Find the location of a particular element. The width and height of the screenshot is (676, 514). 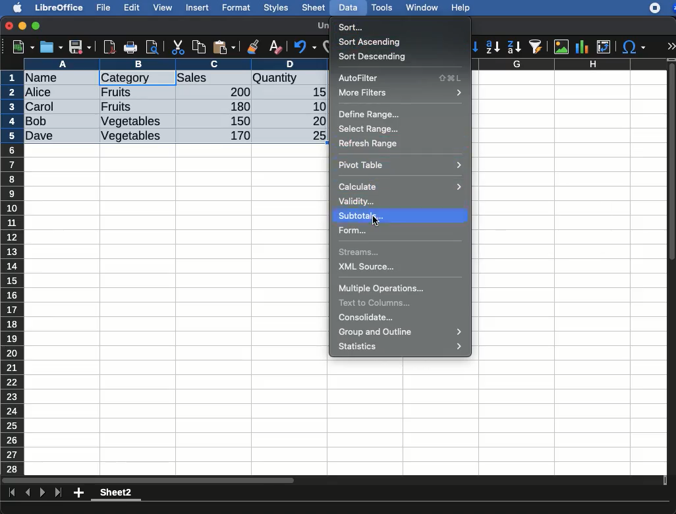

special characters is located at coordinates (633, 47).